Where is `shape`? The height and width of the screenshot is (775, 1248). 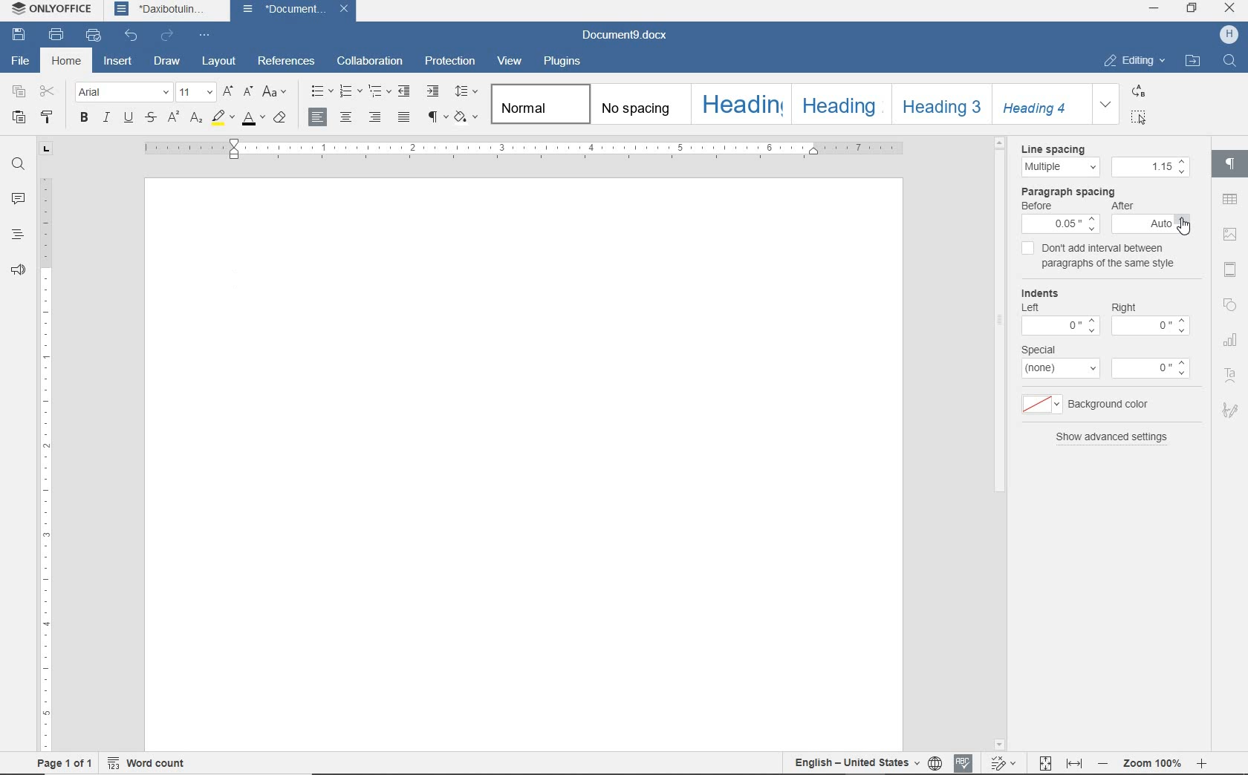
shape is located at coordinates (1229, 306).